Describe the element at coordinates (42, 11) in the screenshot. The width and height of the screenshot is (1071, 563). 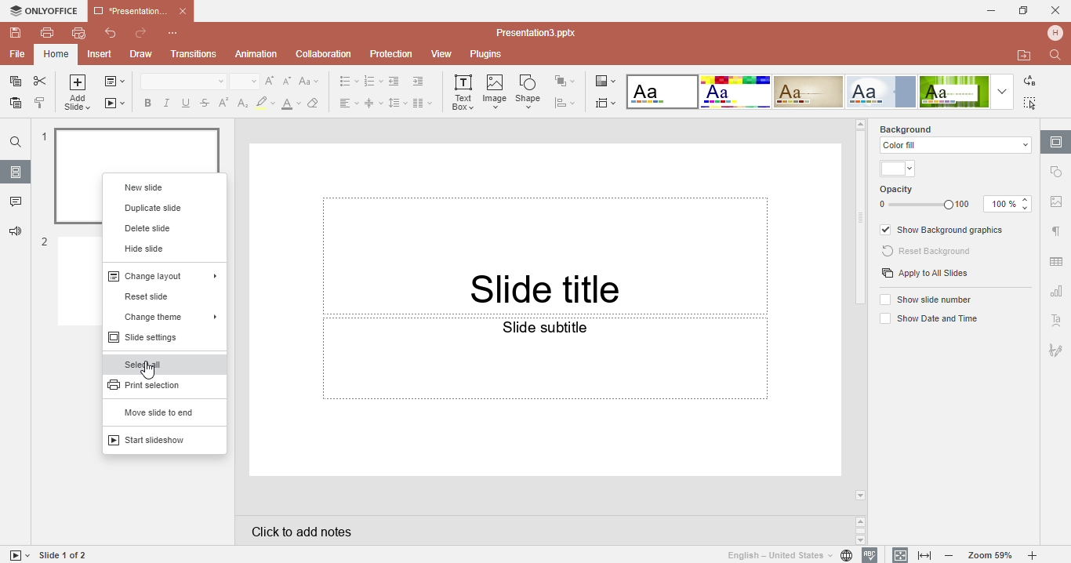
I see `Only office` at that location.